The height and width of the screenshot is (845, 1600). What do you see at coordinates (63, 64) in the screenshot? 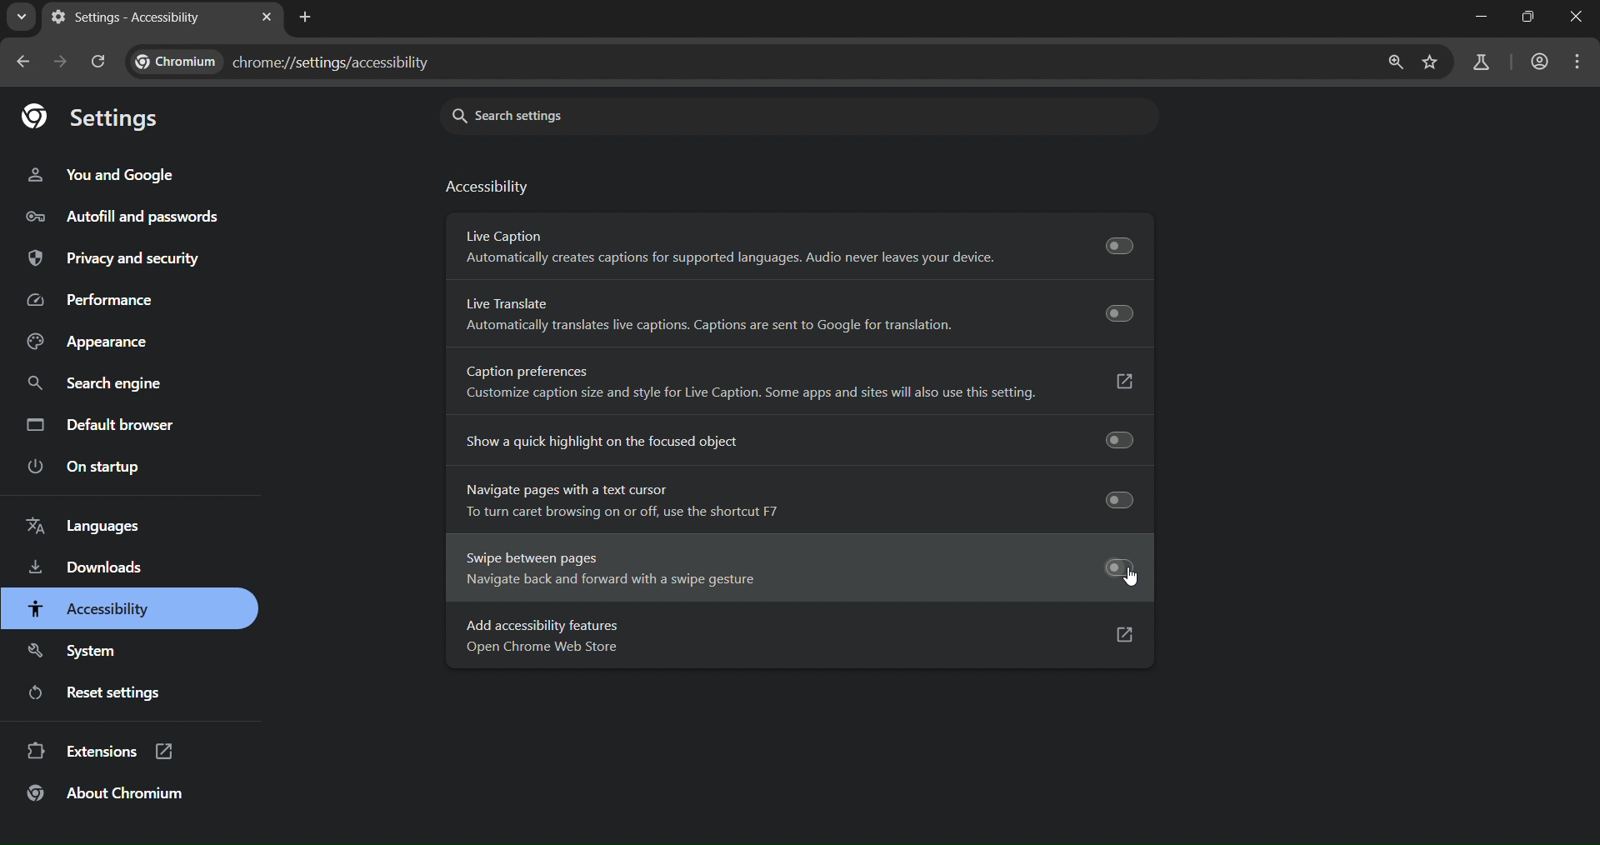
I see `go forward one page` at bounding box center [63, 64].